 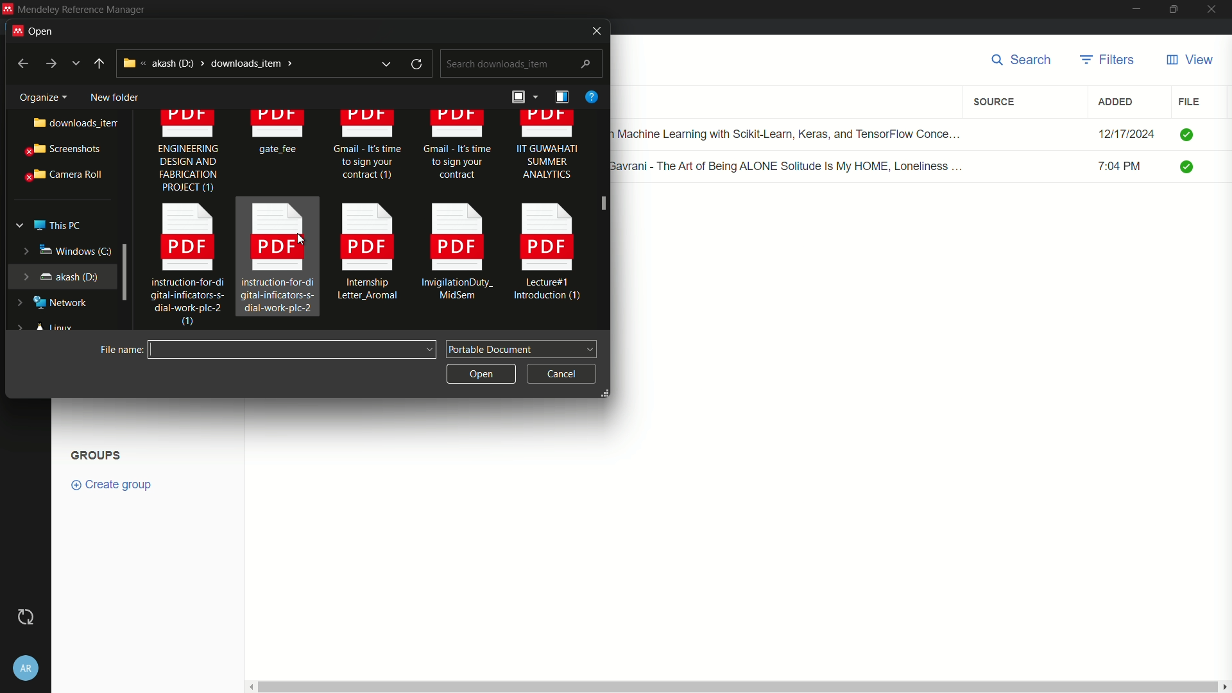 What do you see at coordinates (56, 223) in the screenshot?
I see `this pc` at bounding box center [56, 223].